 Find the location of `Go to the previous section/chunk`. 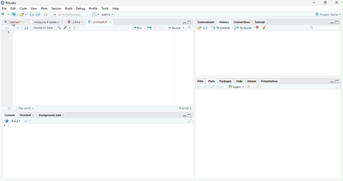

Go to the previous section/chunk is located at coordinates (155, 29).